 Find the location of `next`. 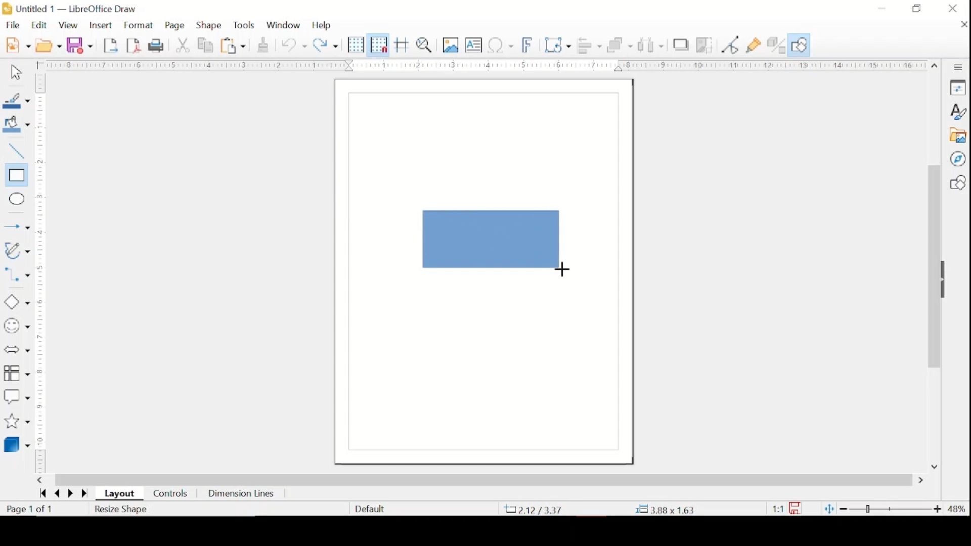

next is located at coordinates (69, 493).